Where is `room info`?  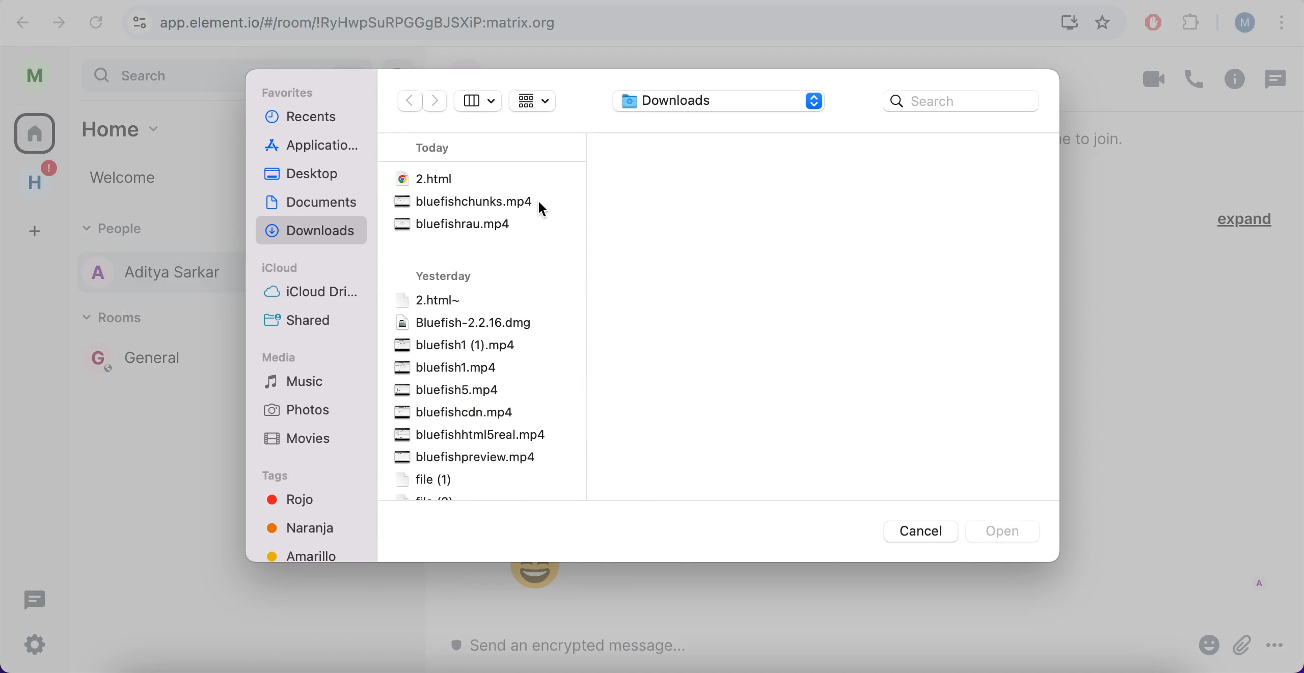 room info is located at coordinates (1232, 81).